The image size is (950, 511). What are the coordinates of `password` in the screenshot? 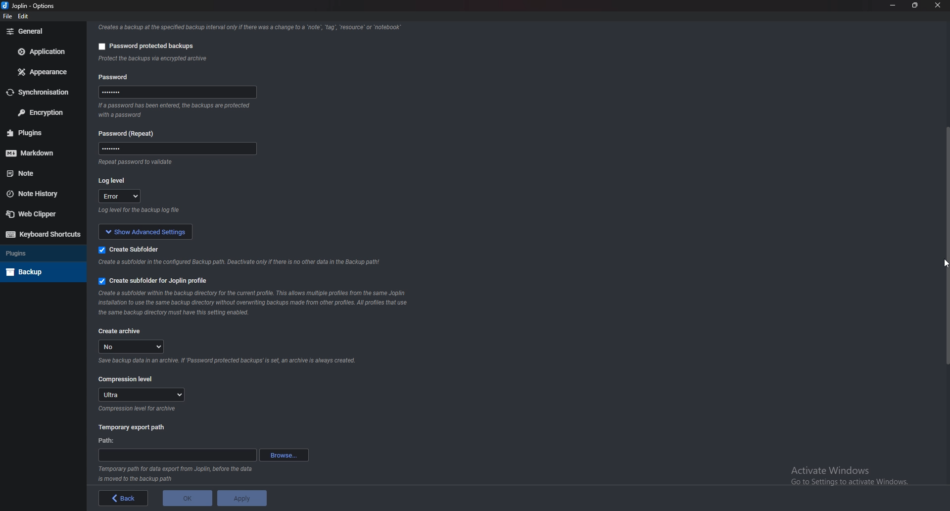 It's located at (180, 92).